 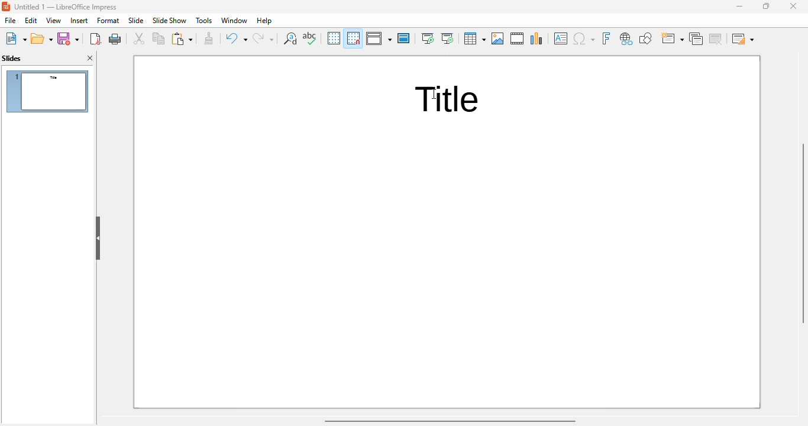 I want to click on duplicate slide, so click(x=696, y=38).